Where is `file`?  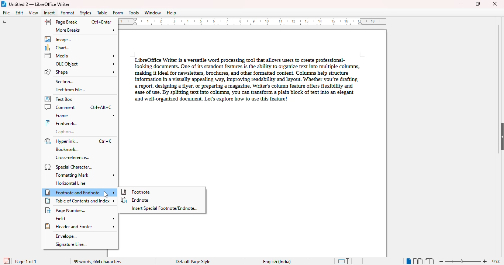 file is located at coordinates (7, 13).